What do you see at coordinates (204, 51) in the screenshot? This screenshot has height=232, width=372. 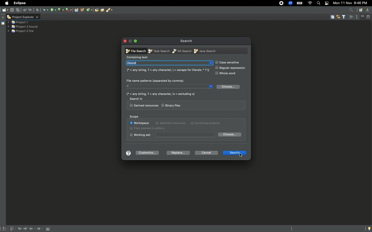 I see `Java search` at bounding box center [204, 51].